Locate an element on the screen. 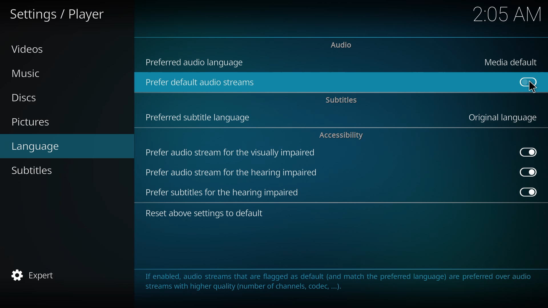 This screenshot has height=308, width=548. music is located at coordinates (28, 74).